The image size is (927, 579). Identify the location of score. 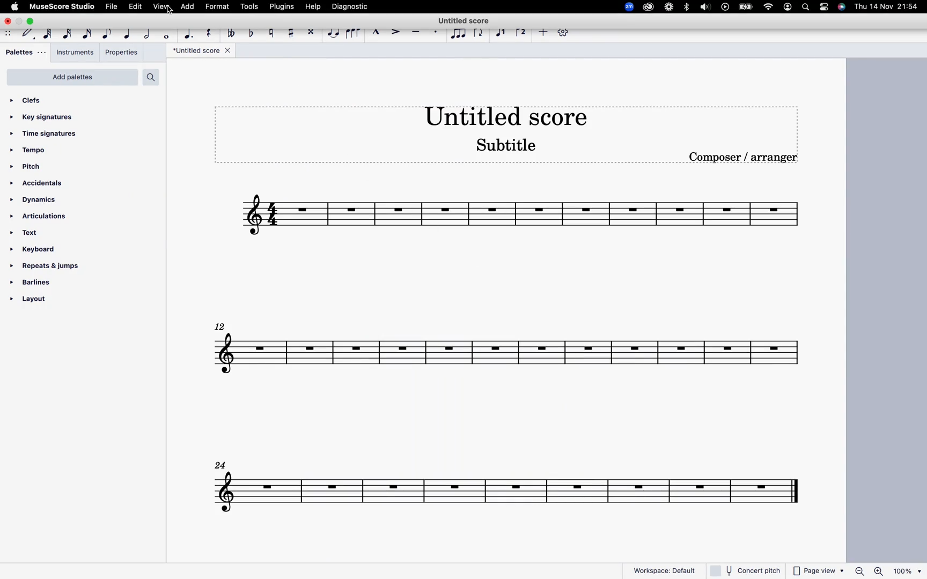
(506, 486).